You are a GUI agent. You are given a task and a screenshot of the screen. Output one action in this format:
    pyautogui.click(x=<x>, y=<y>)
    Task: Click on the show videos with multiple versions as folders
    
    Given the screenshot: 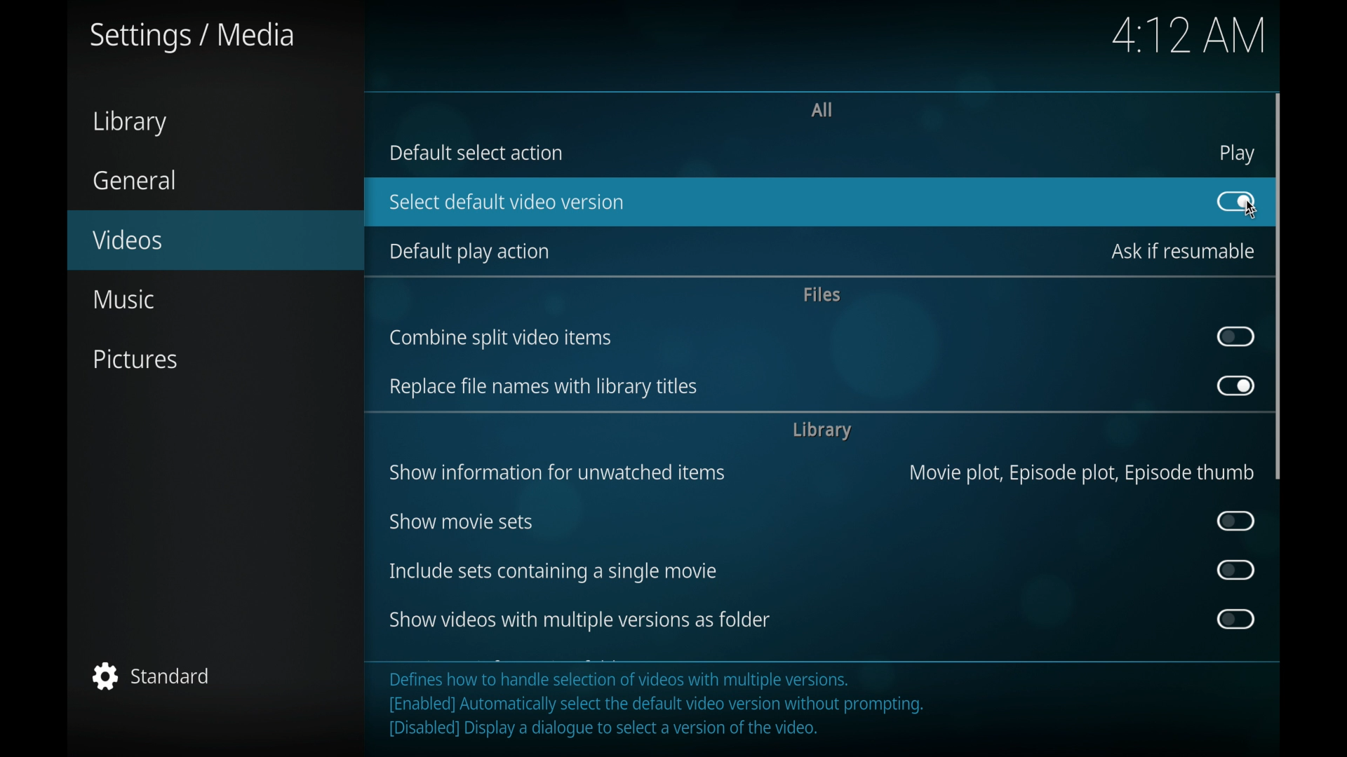 What is the action you would take?
    pyautogui.click(x=577, y=620)
    